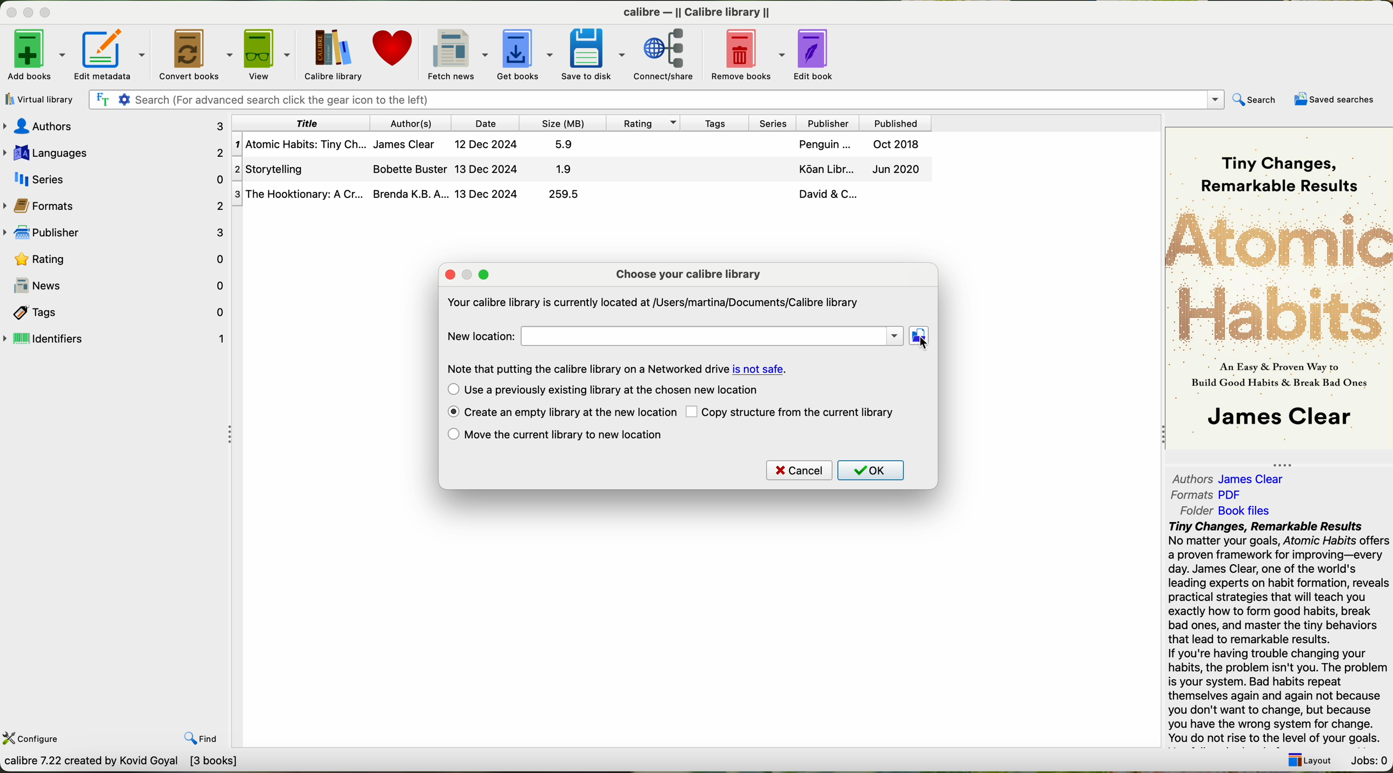 This screenshot has height=773, width=1393. What do you see at coordinates (413, 123) in the screenshot?
I see `author` at bounding box center [413, 123].